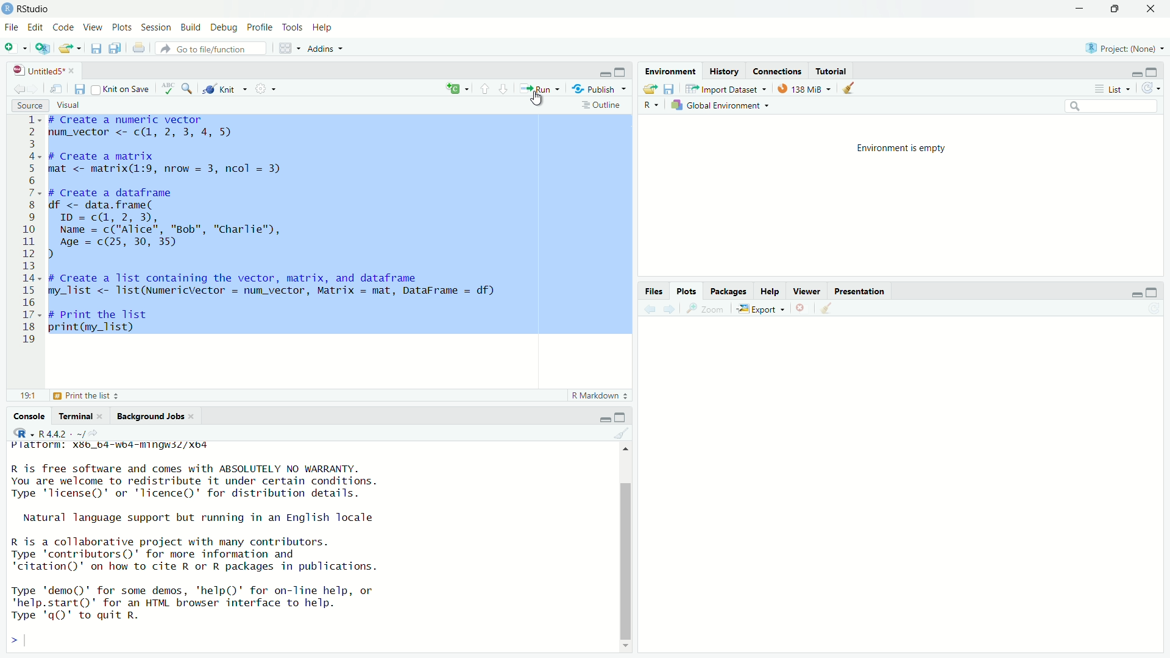  Describe the element at coordinates (65, 28) in the screenshot. I see `Code` at that location.